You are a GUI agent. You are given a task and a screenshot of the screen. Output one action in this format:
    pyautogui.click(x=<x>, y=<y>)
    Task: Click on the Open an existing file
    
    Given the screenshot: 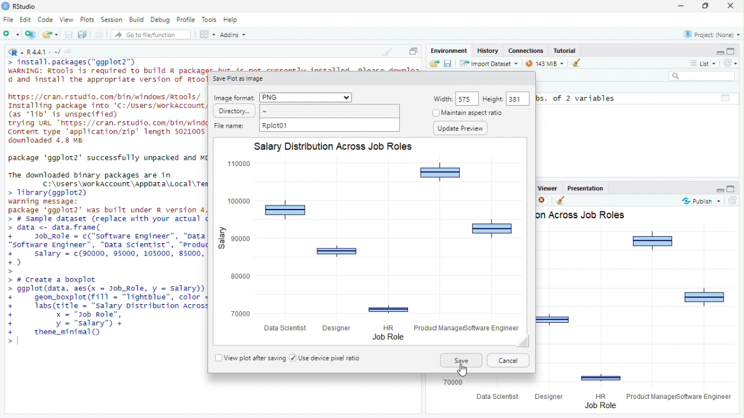 What is the action you would take?
    pyautogui.click(x=50, y=34)
    